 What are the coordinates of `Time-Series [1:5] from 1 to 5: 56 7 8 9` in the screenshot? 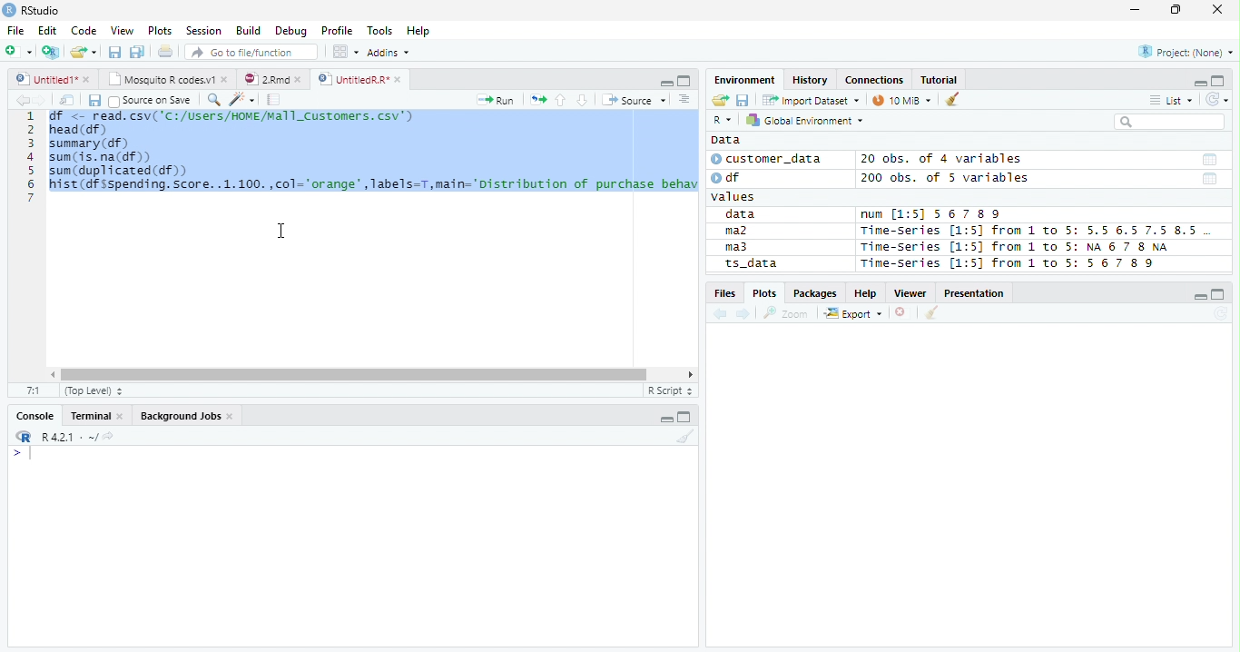 It's located at (1009, 263).